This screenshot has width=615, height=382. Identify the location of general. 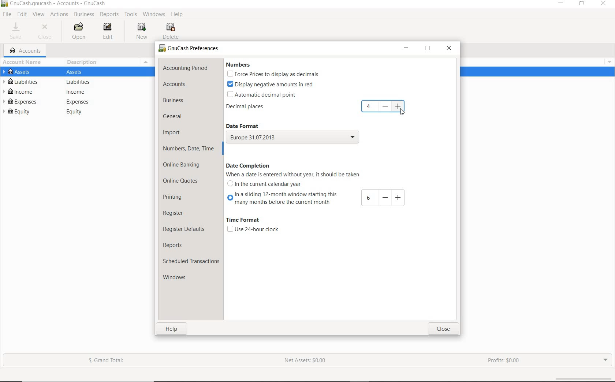
(175, 117).